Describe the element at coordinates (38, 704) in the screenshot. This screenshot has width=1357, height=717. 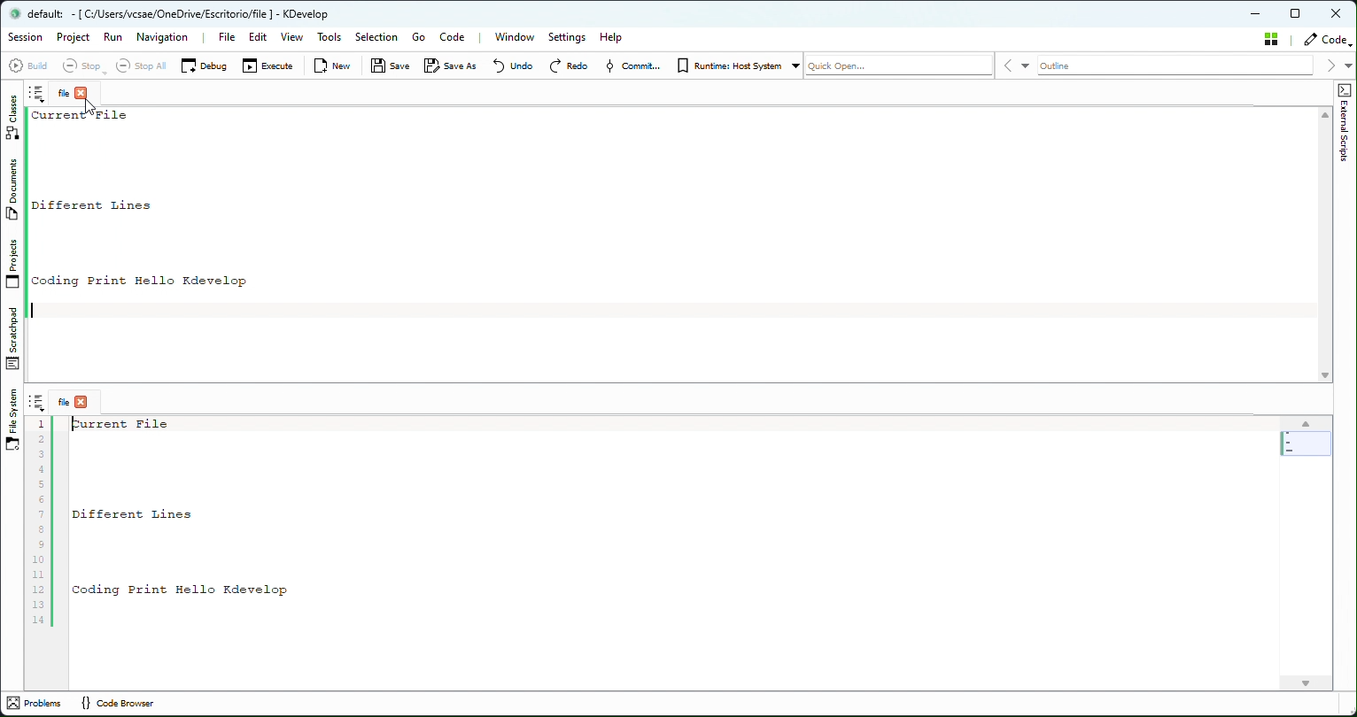
I see `Problem` at that location.